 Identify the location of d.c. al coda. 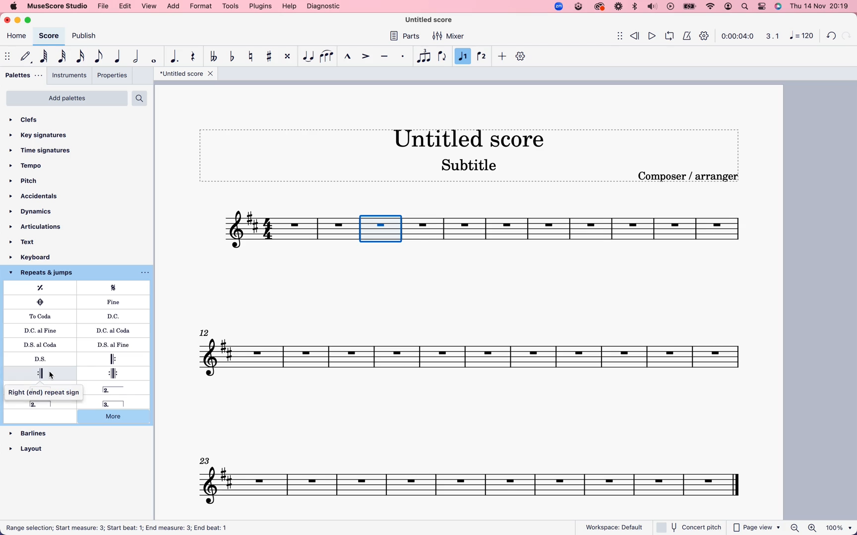
(110, 331).